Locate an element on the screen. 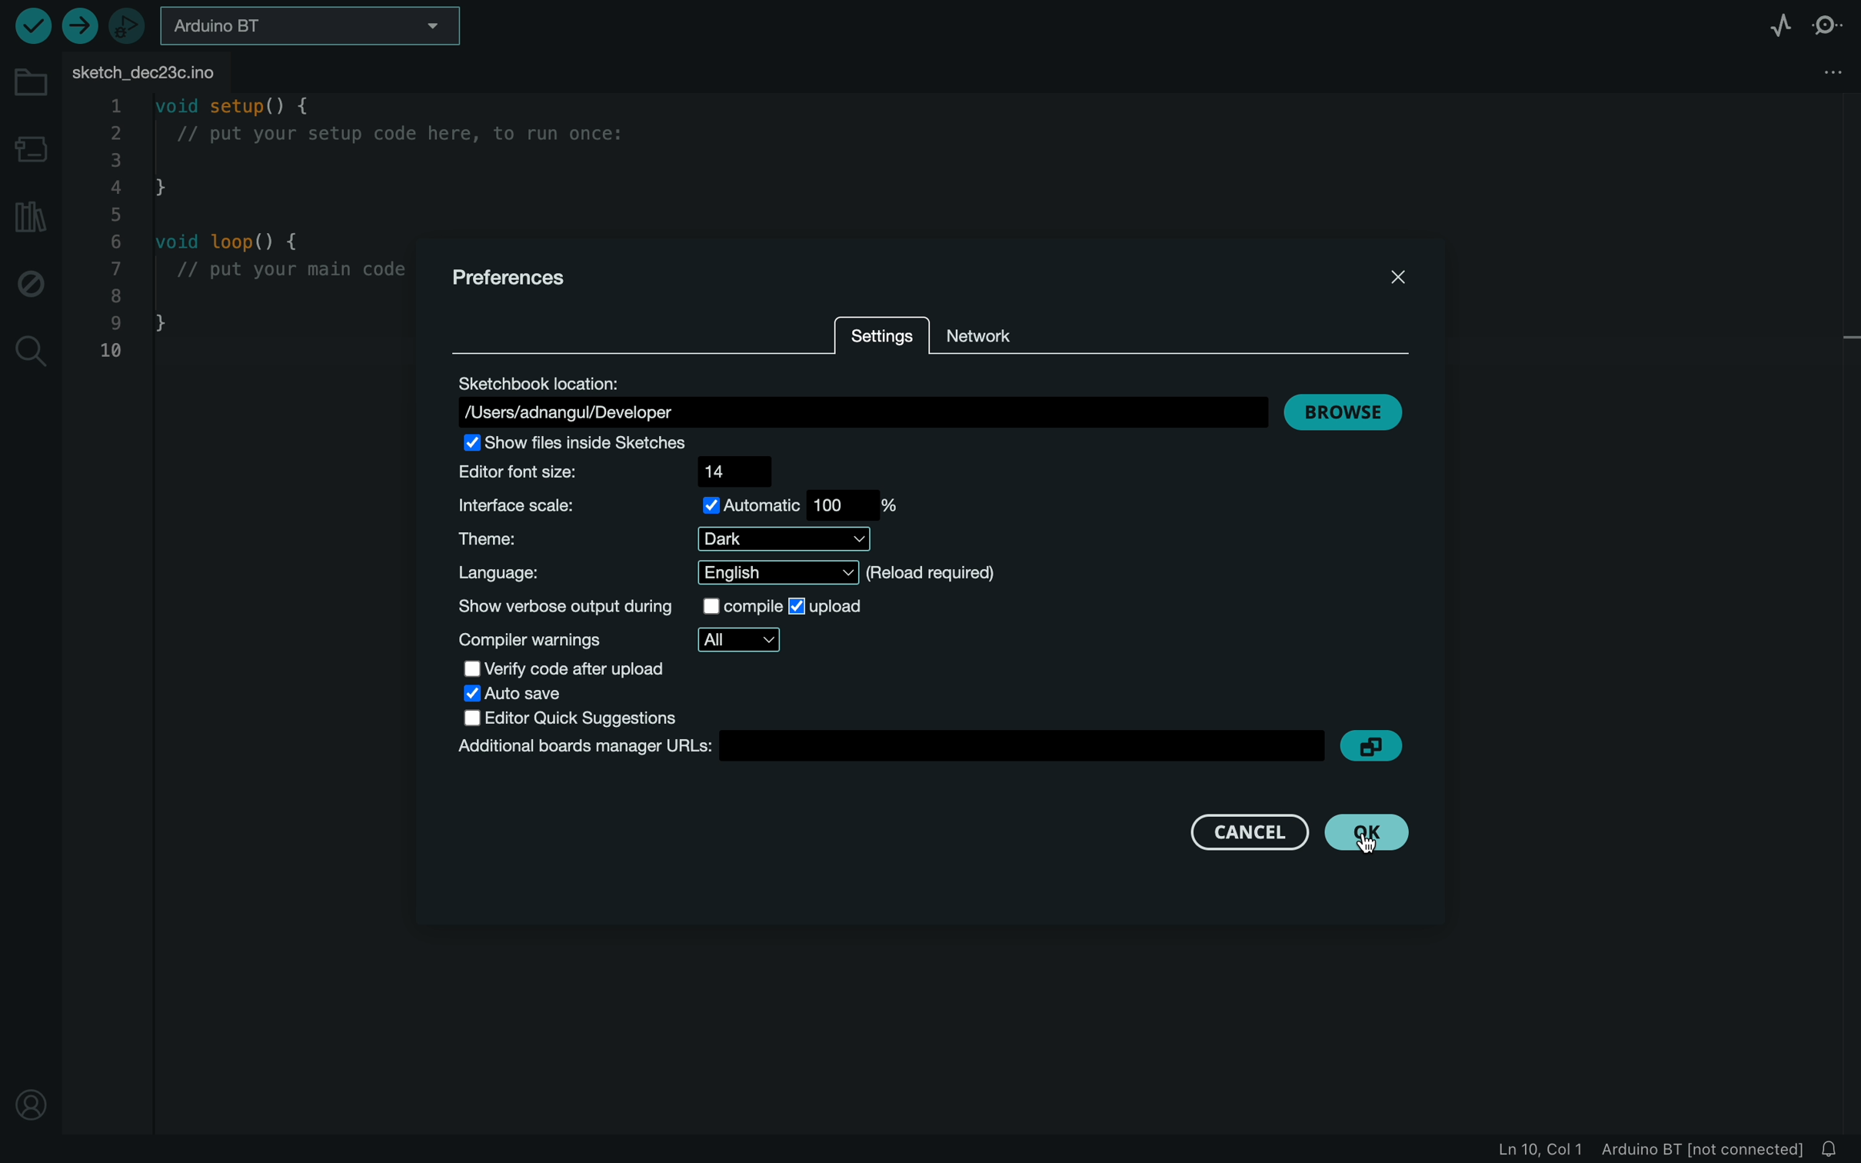 Image resolution: width=1861 pixels, height=1163 pixels. show files is located at coordinates (591, 444).